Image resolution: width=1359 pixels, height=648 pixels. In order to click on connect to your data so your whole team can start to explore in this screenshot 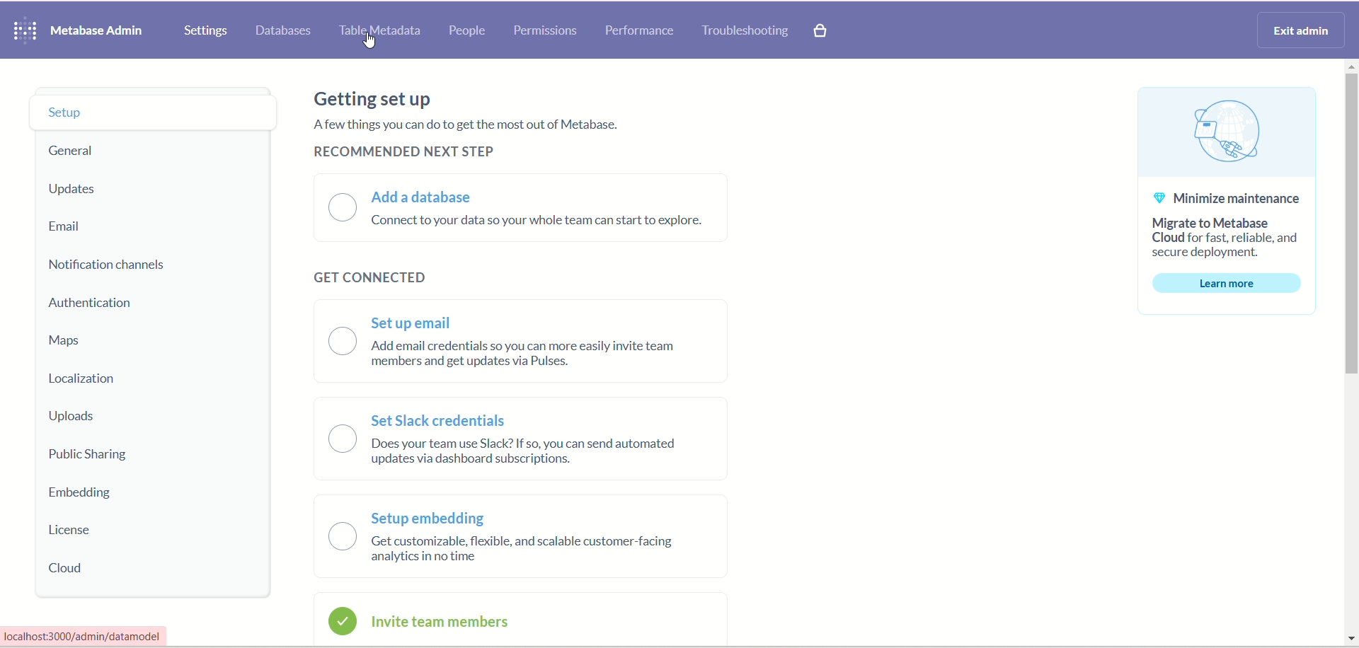, I will do `click(544, 221)`.